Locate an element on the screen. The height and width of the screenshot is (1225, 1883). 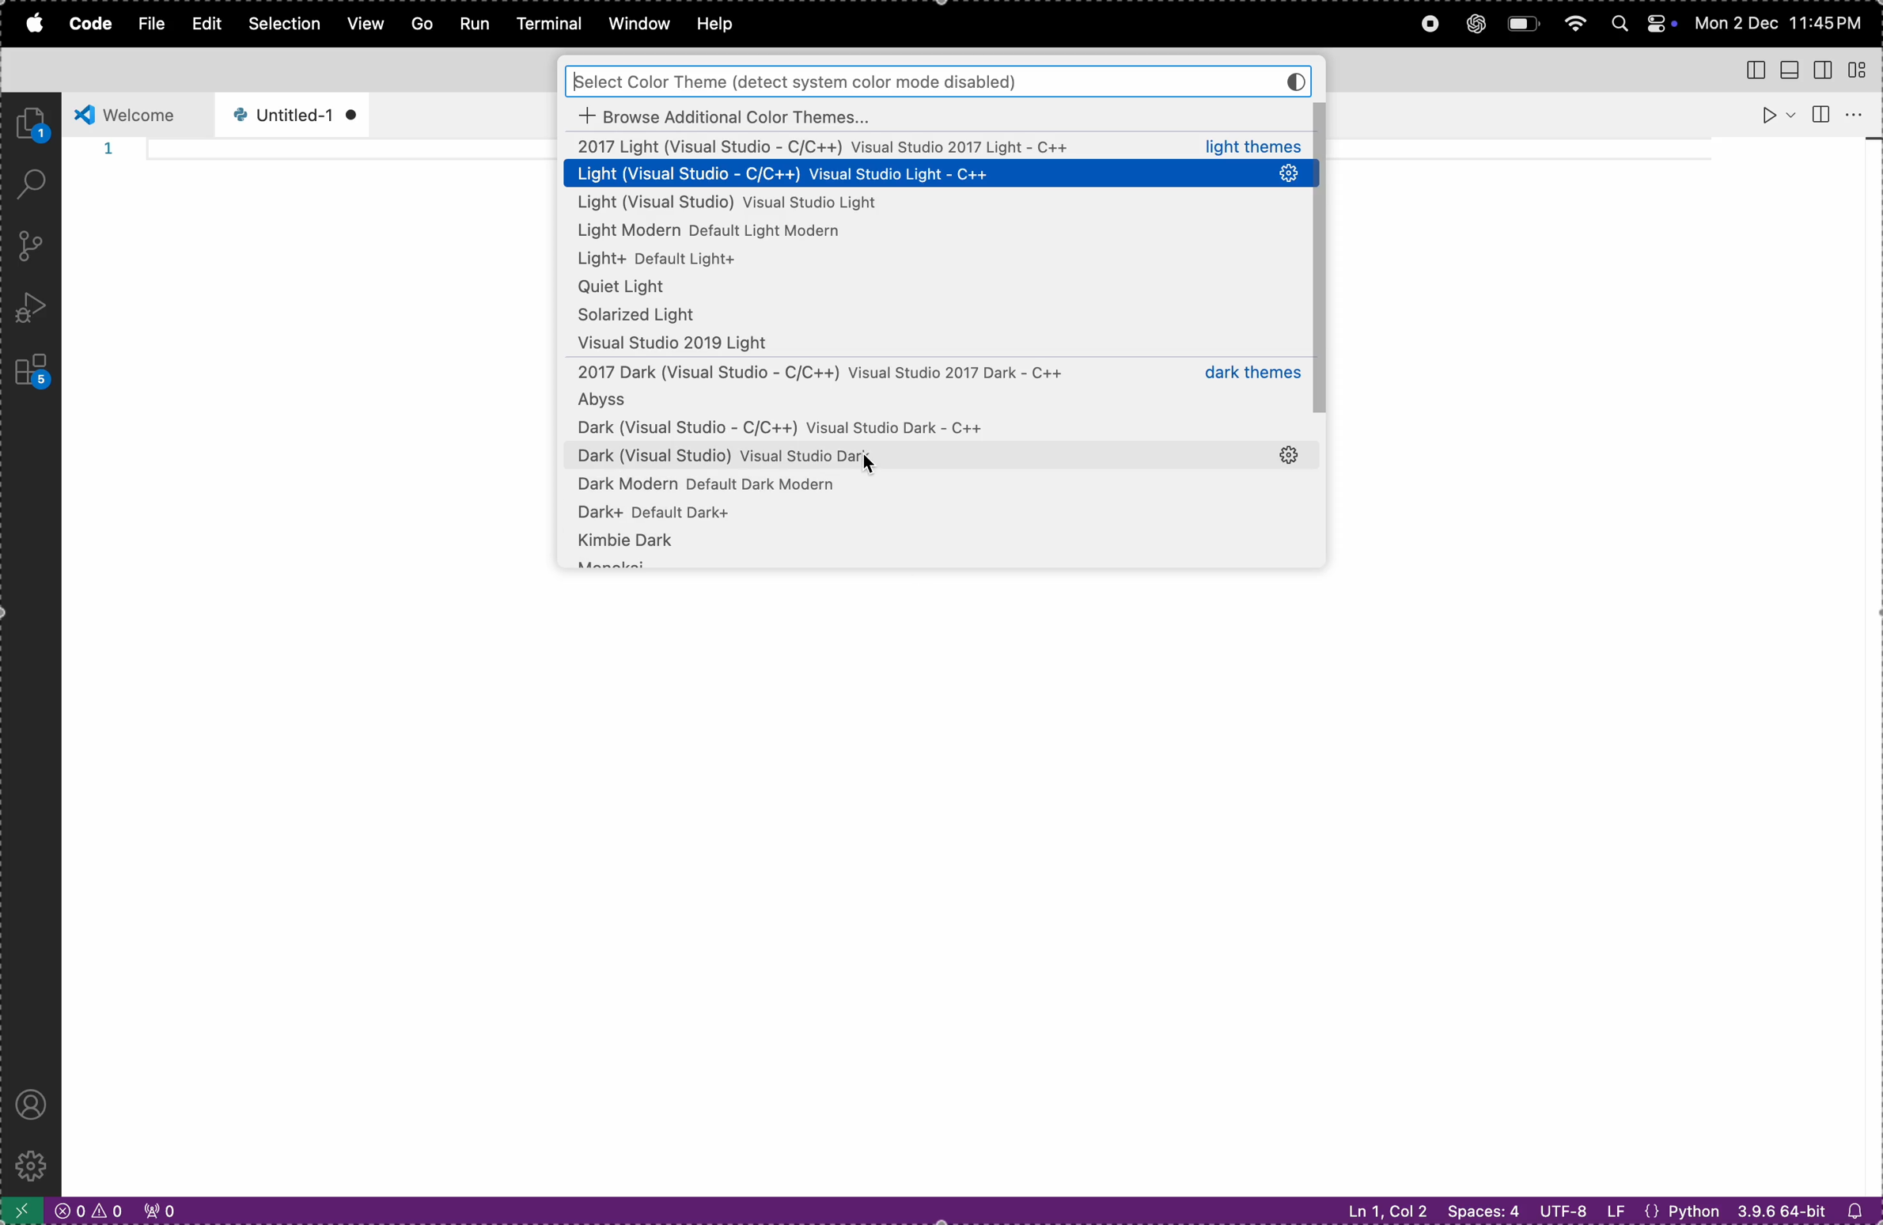
selection is located at coordinates (284, 25).